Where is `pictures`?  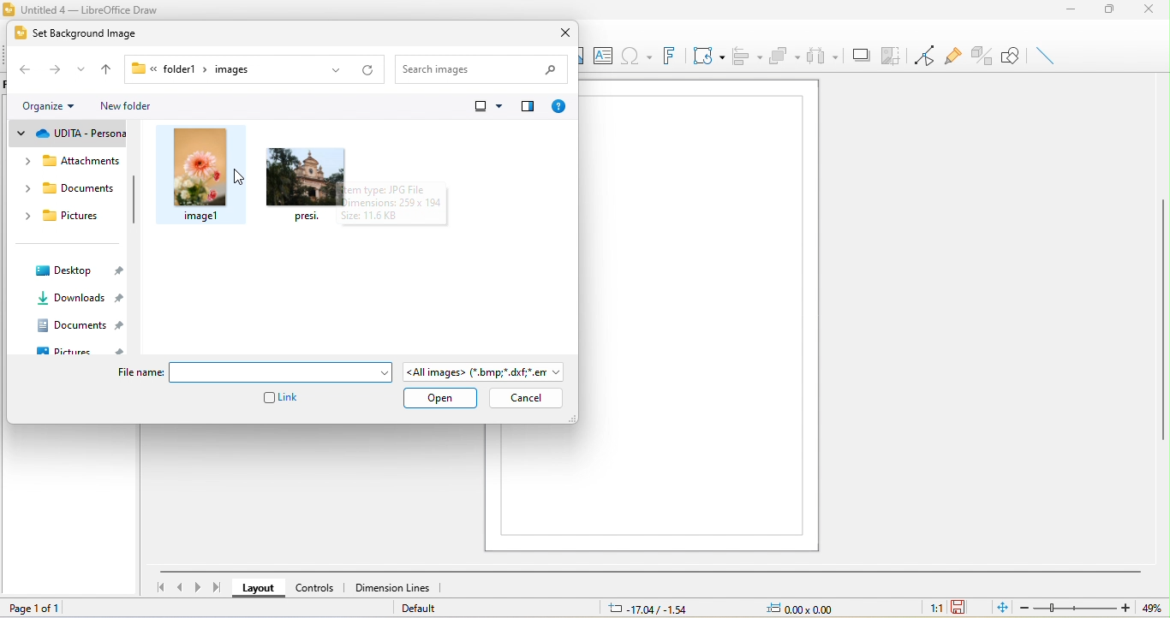
pictures is located at coordinates (87, 351).